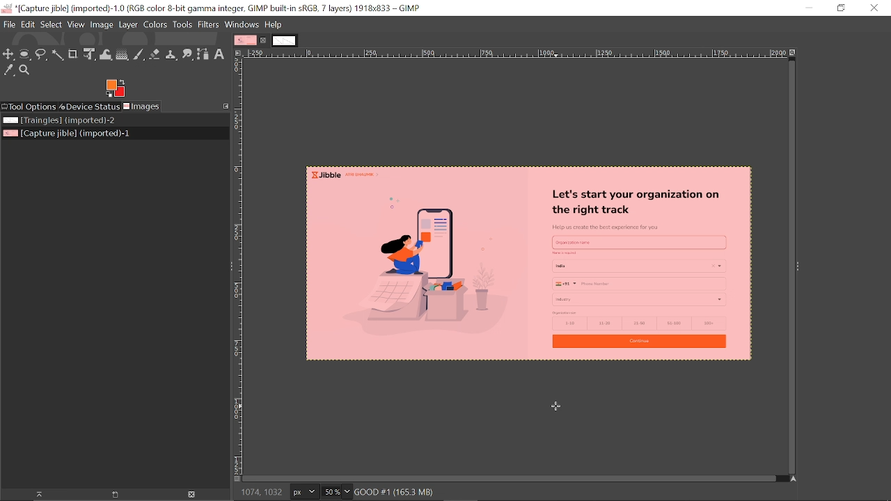 The height and width of the screenshot is (501, 891). Describe the element at coordinates (804, 8) in the screenshot. I see `minimize` at that location.